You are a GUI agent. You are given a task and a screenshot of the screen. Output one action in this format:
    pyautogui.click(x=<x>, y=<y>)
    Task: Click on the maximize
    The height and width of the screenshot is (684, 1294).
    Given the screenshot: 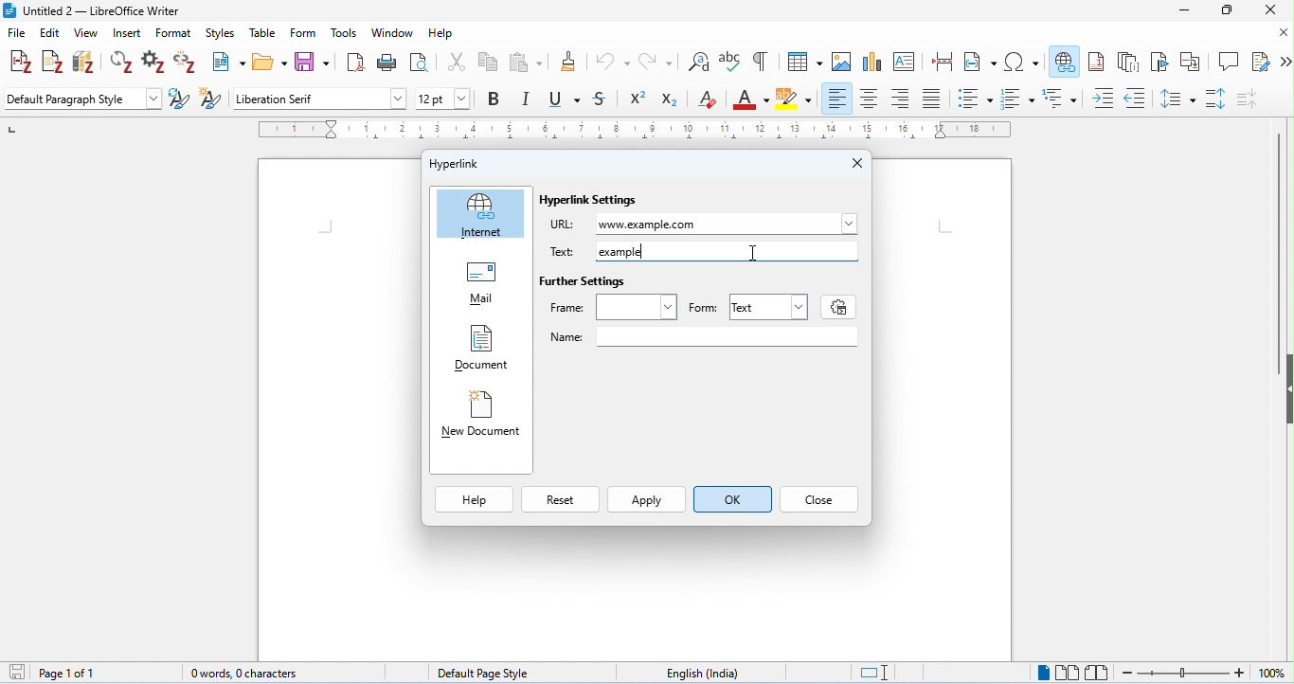 What is the action you would take?
    pyautogui.click(x=1228, y=10)
    